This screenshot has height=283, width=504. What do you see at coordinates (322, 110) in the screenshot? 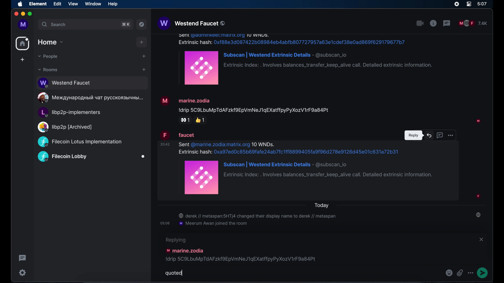
I see `message` at bounding box center [322, 110].